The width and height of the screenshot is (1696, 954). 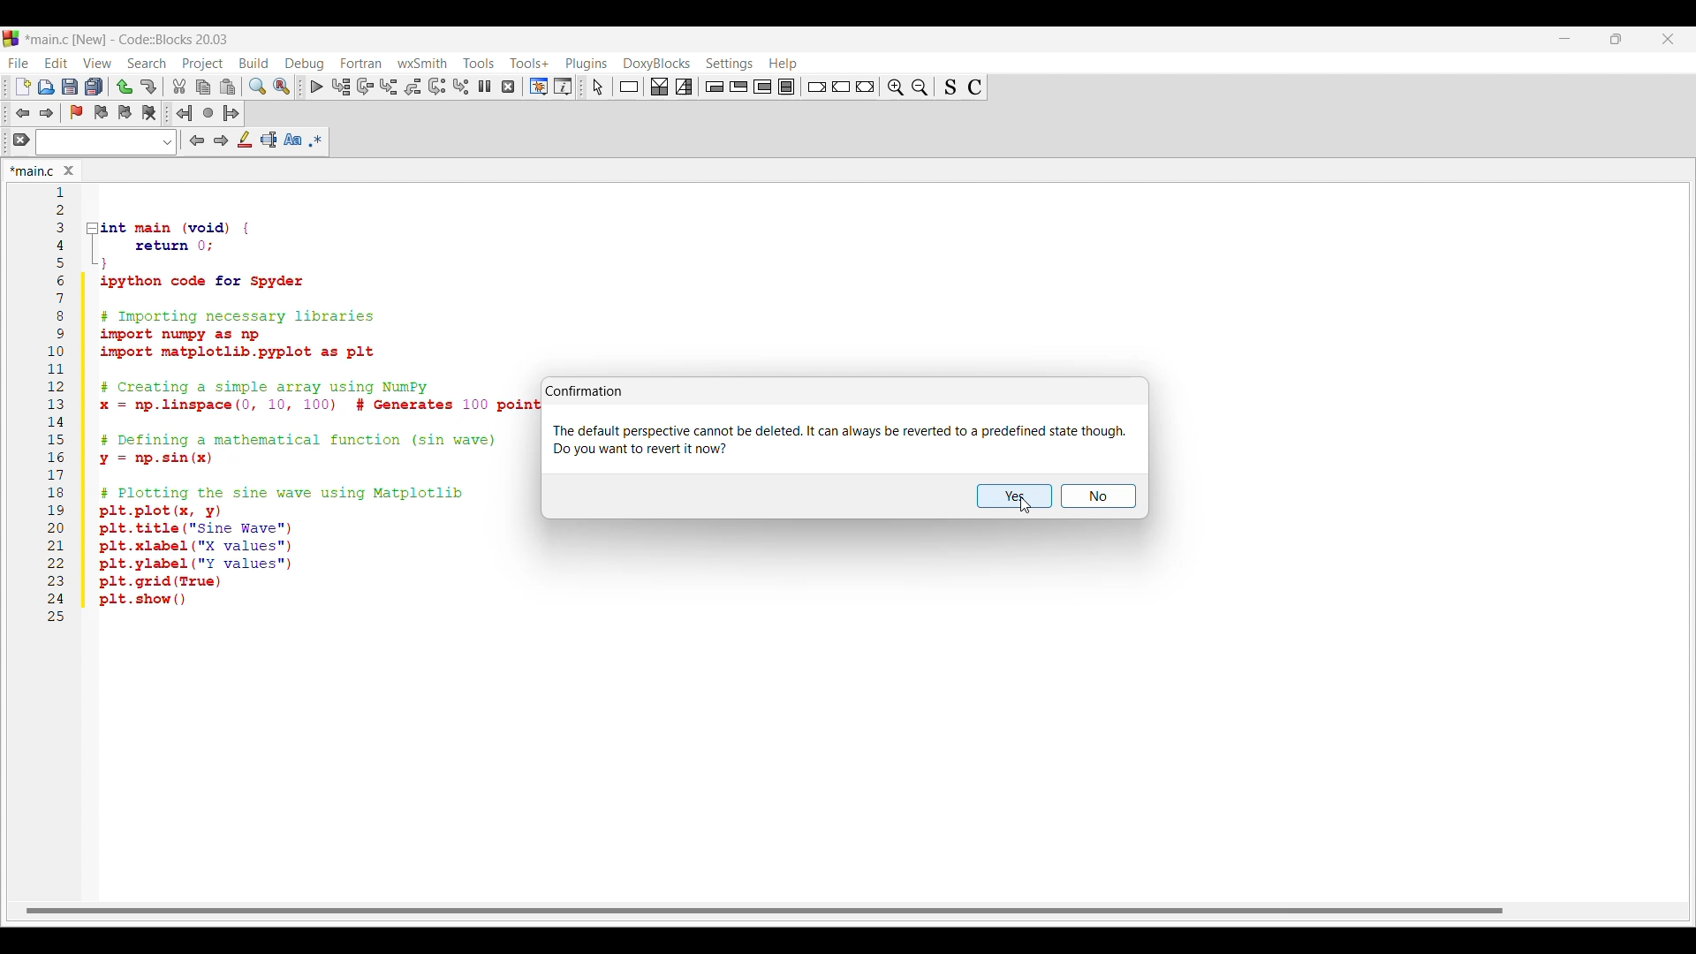 I want to click on Match case, so click(x=292, y=140).